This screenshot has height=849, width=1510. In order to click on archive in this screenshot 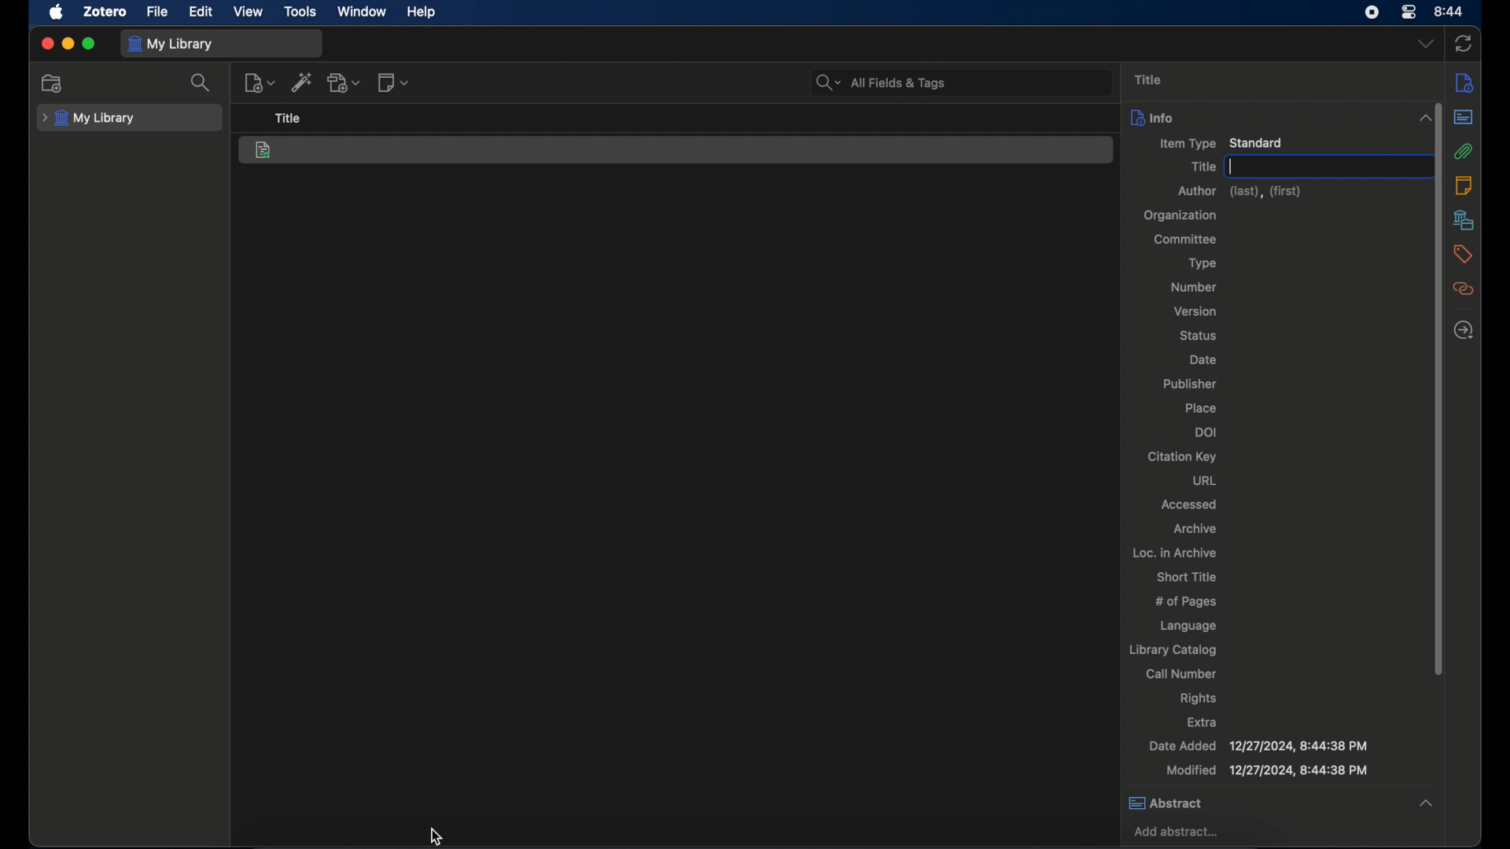, I will do `click(1194, 527)`.